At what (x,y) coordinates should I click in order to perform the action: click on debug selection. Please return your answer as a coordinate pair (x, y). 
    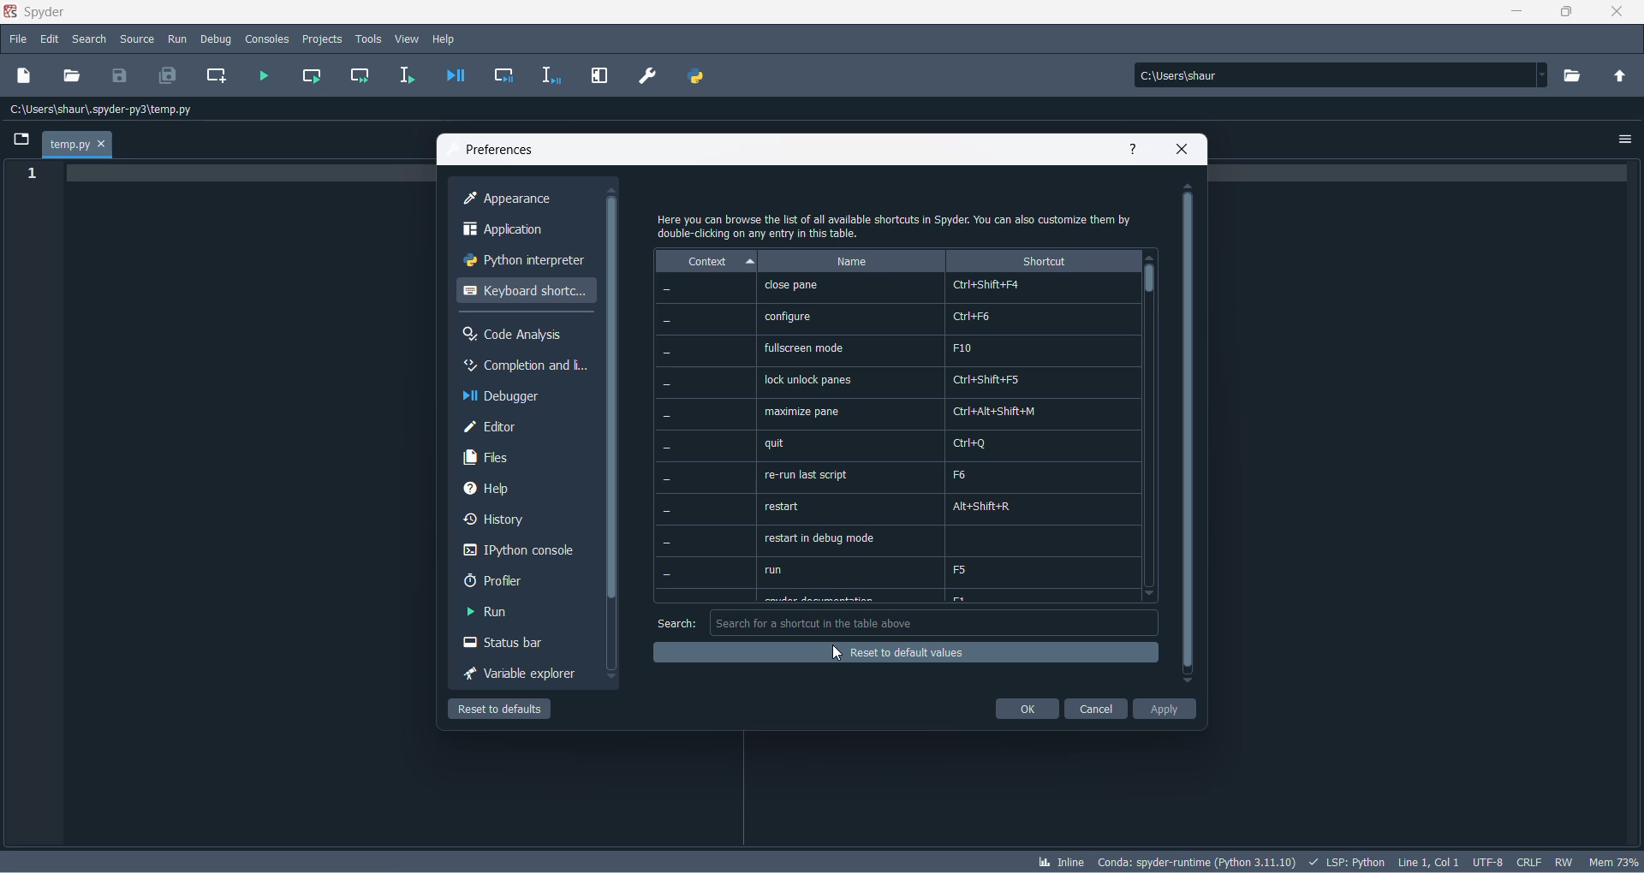
    Looking at the image, I should click on (553, 77).